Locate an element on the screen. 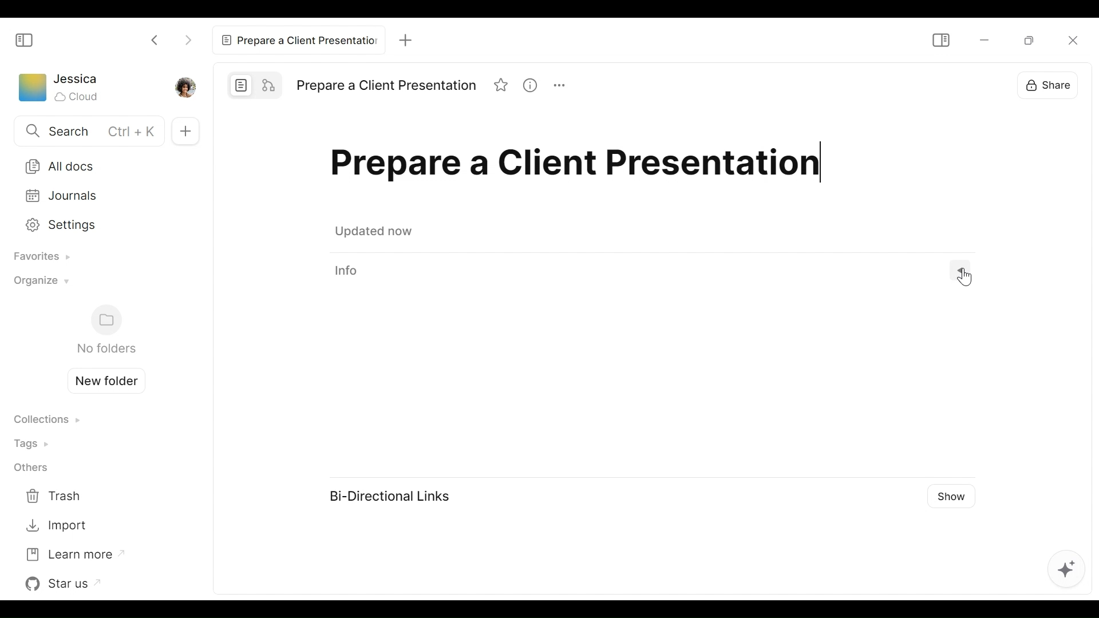 The height and width of the screenshot is (618, 1099). Create new folder is located at coordinates (102, 379).